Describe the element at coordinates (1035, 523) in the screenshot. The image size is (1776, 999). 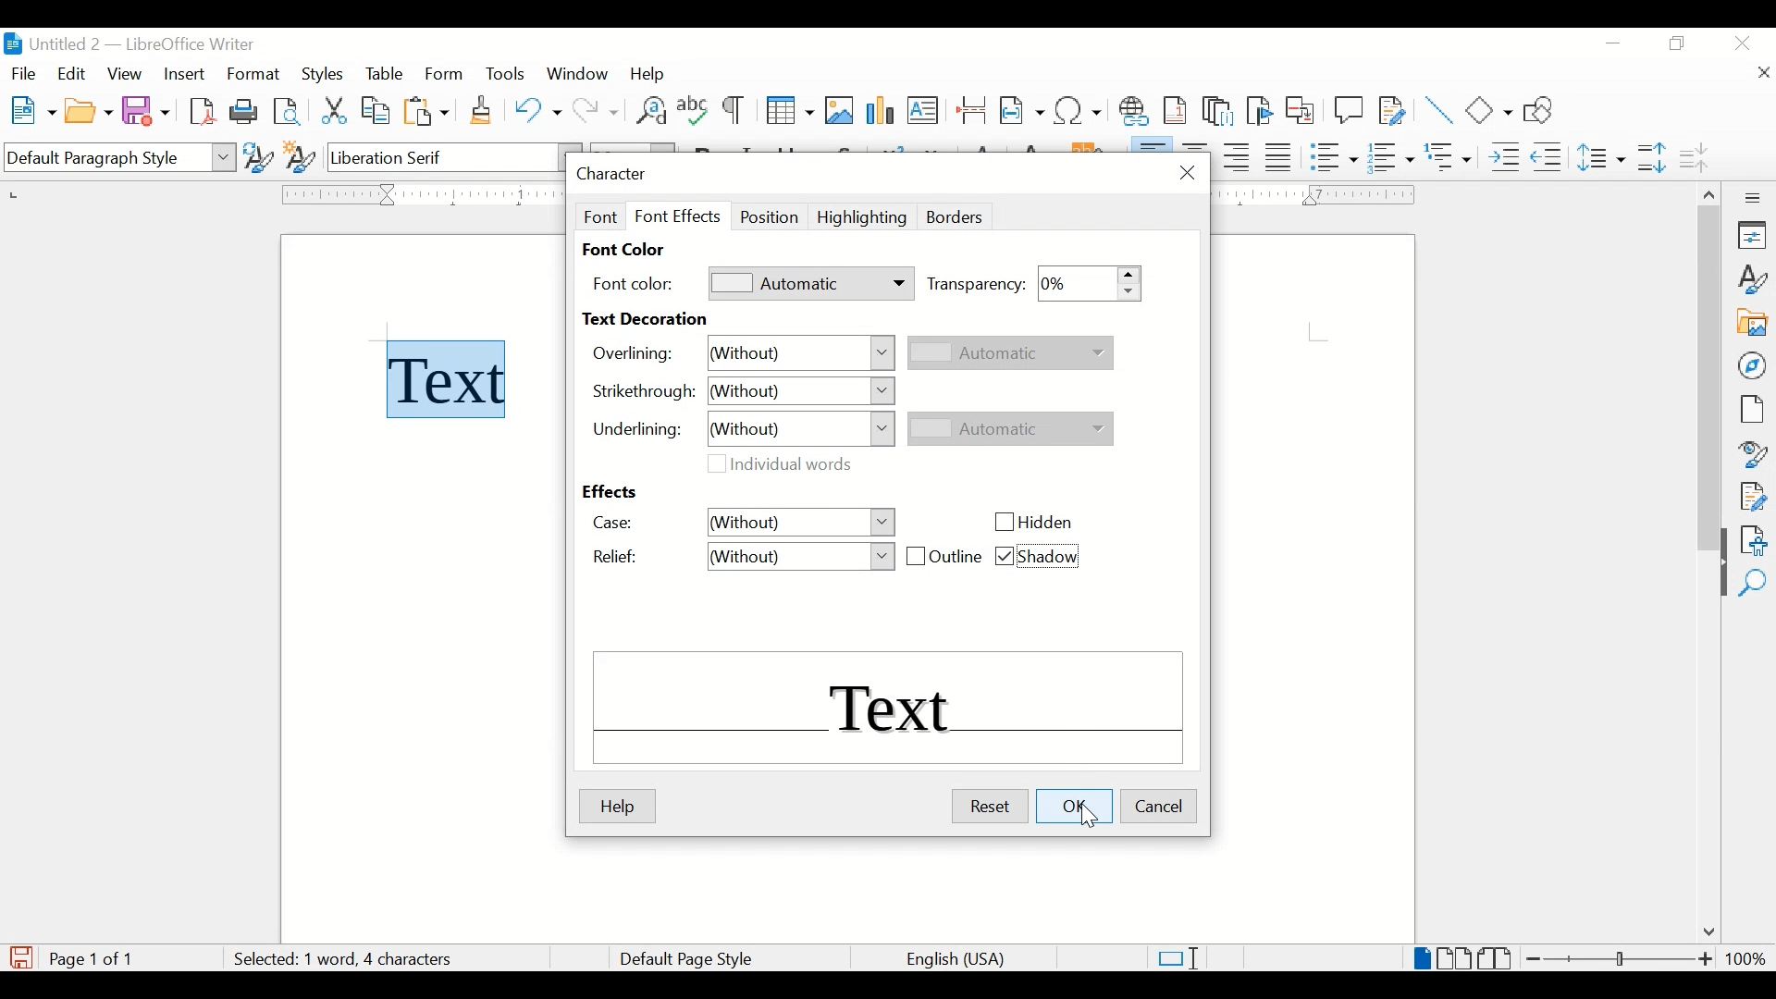
I see `hidden checkbox` at that location.